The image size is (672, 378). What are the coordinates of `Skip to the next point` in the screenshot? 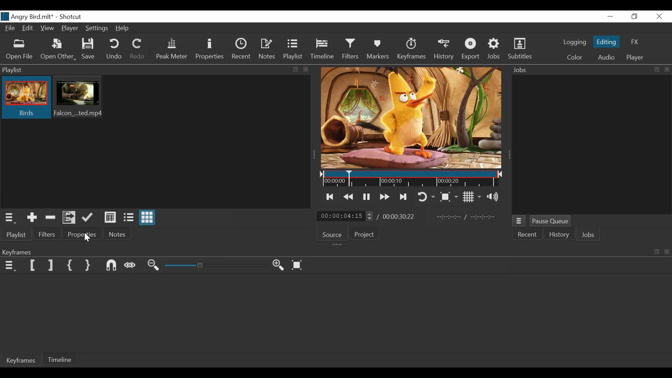 It's located at (404, 197).